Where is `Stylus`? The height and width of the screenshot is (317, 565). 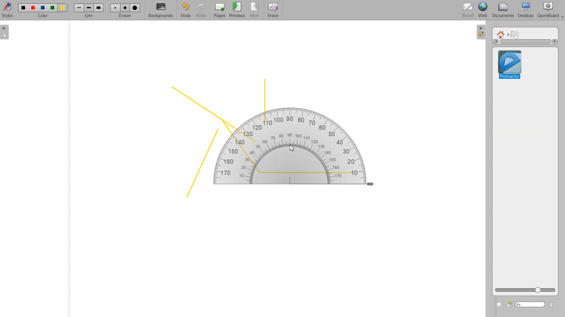 Stylus is located at coordinates (8, 10).